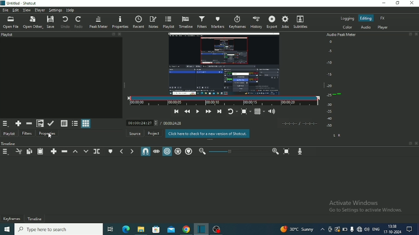 The width and height of the screenshot is (419, 235). I want to click on Audio Peak Meter, so click(342, 85).